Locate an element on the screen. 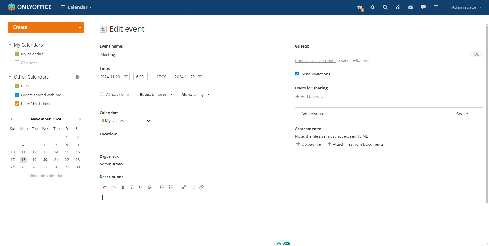  link is located at coordinates (184, 187).